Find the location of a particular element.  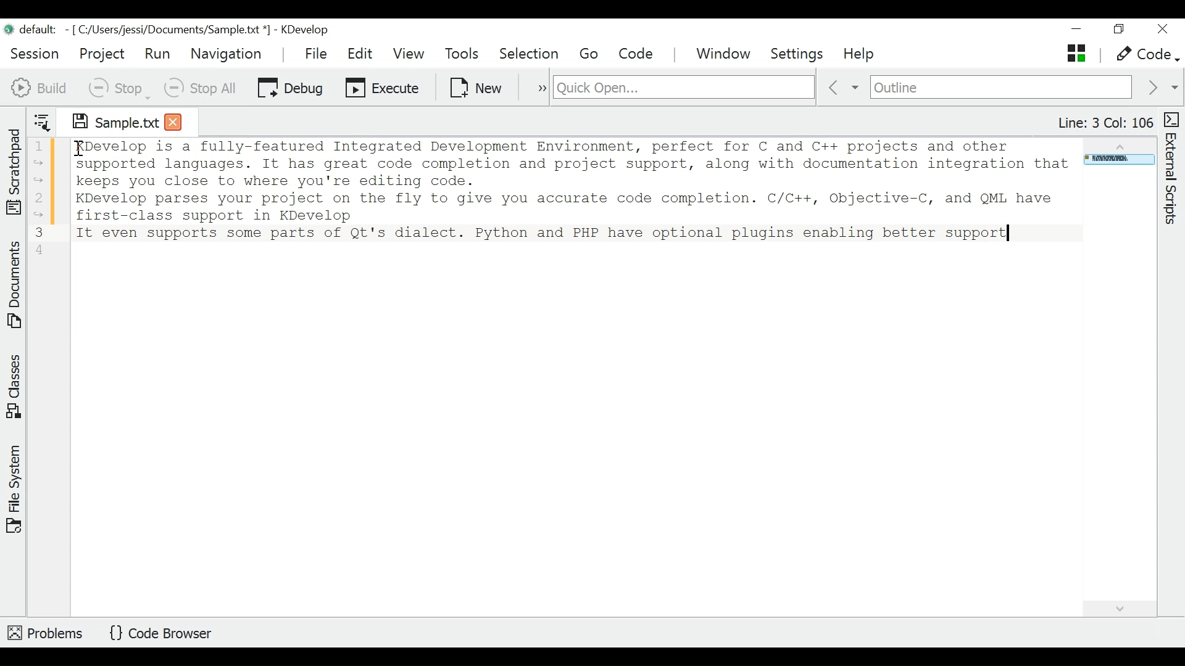

Page Overview is located at coordinates (1117, 161).